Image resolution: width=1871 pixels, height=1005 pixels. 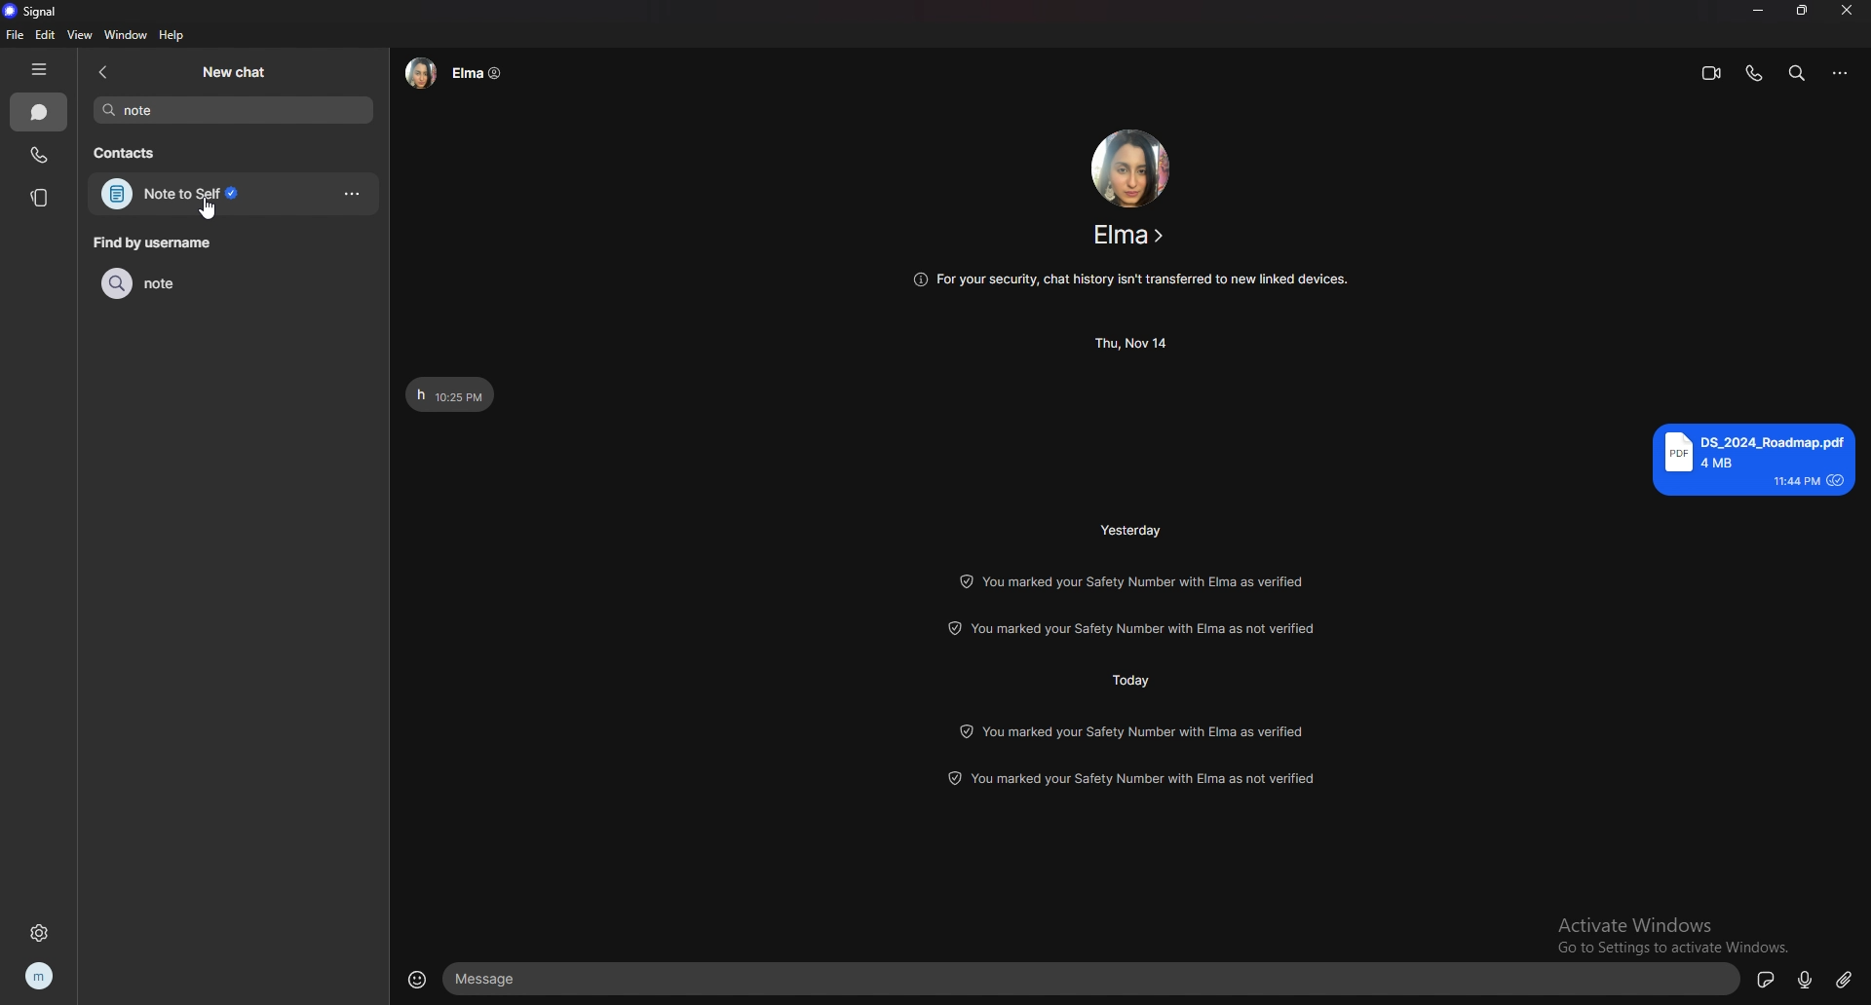 I want to click on time, so click(x=1134, y=529).